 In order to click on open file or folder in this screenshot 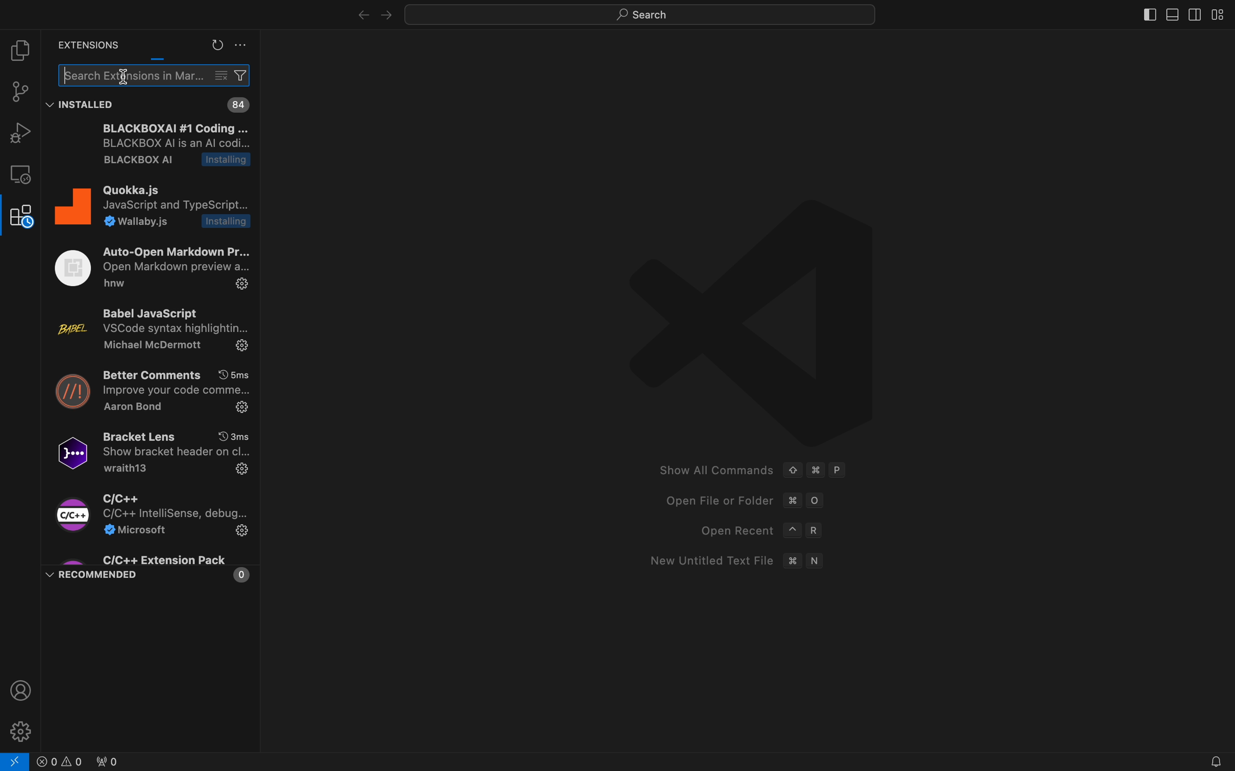, I will do `click(737, 502)`.